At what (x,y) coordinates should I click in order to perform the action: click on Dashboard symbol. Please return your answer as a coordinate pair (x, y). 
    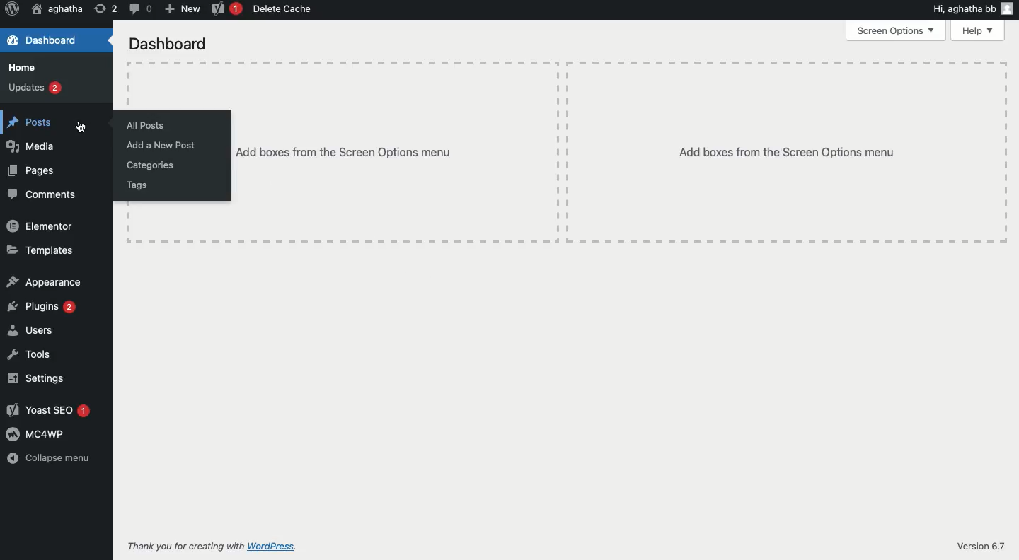
    Looking at the image, I should click on (13, 41).